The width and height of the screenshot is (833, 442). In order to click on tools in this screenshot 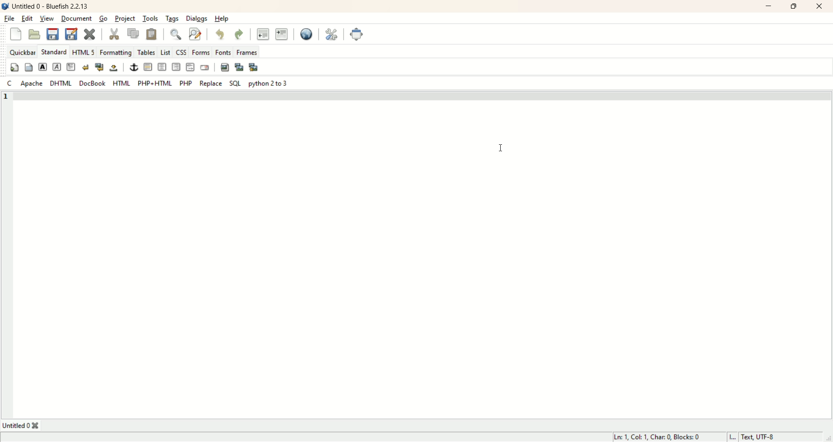, I will do `click(150, 19)`.